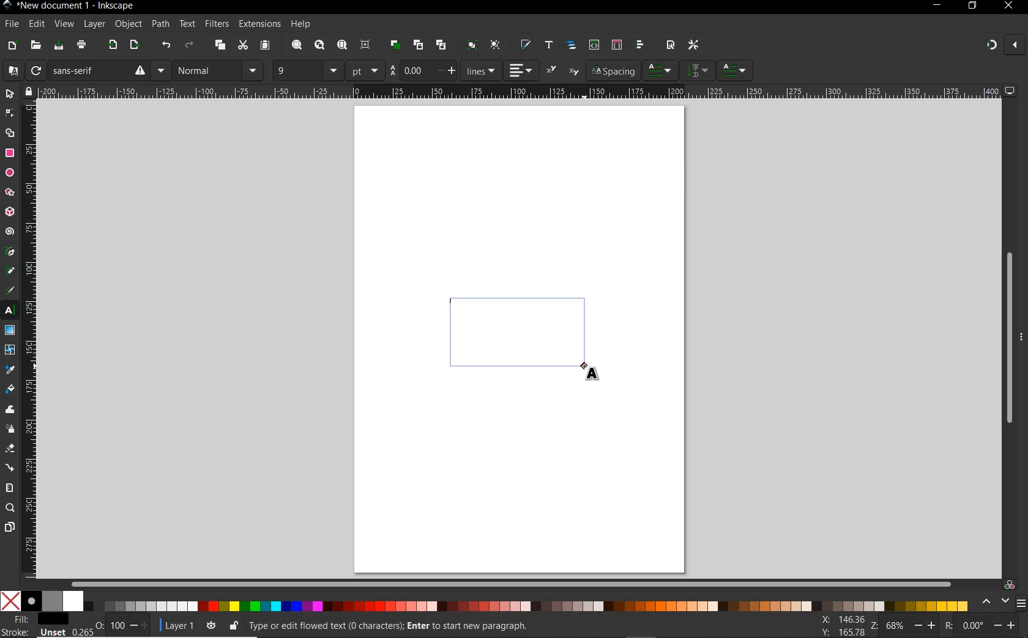 The height and width of the screenshot is (638, 1028). What do you see at coordinates (12, 290) in the screenshot?
I see `calligraphy tool` at bounding box center [12, 290].